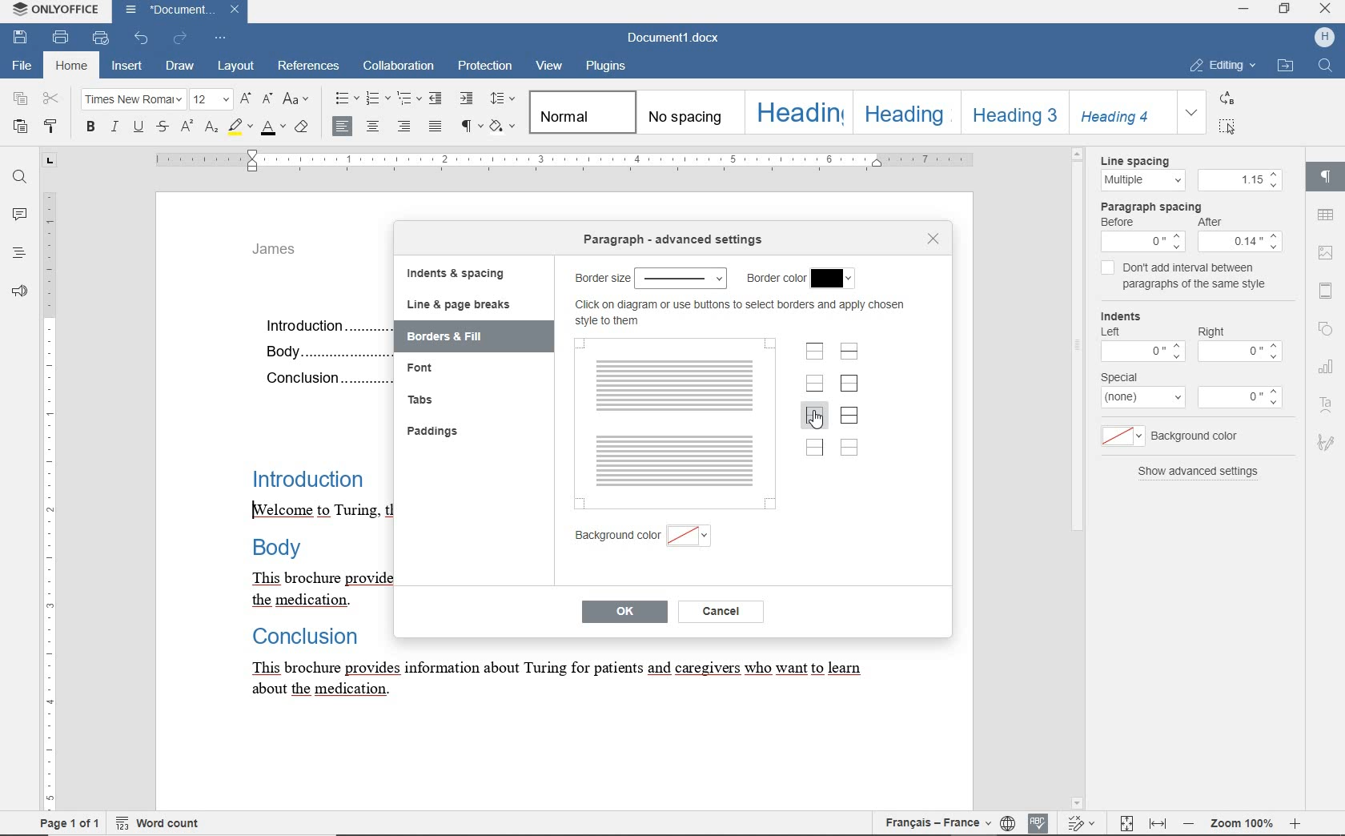 The image size is (1345, 836). What do you see at coordinates (503, 126) in the screenshot?
I see `shading` at bounding box center [503, 126].